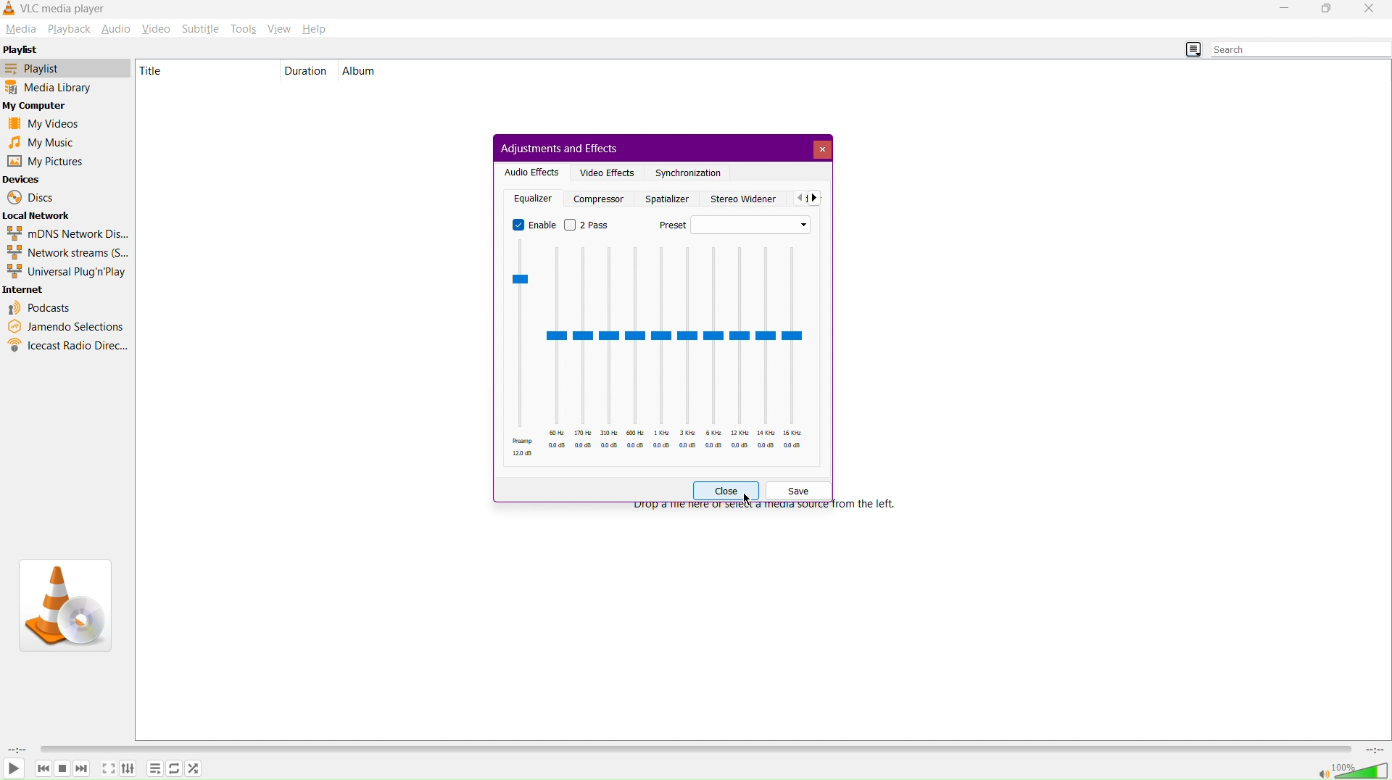 This screenshot has height=780, width=1392. Describe the element at coordinates (667, 198) in the screenshot. I see `Spatializer` at that location.